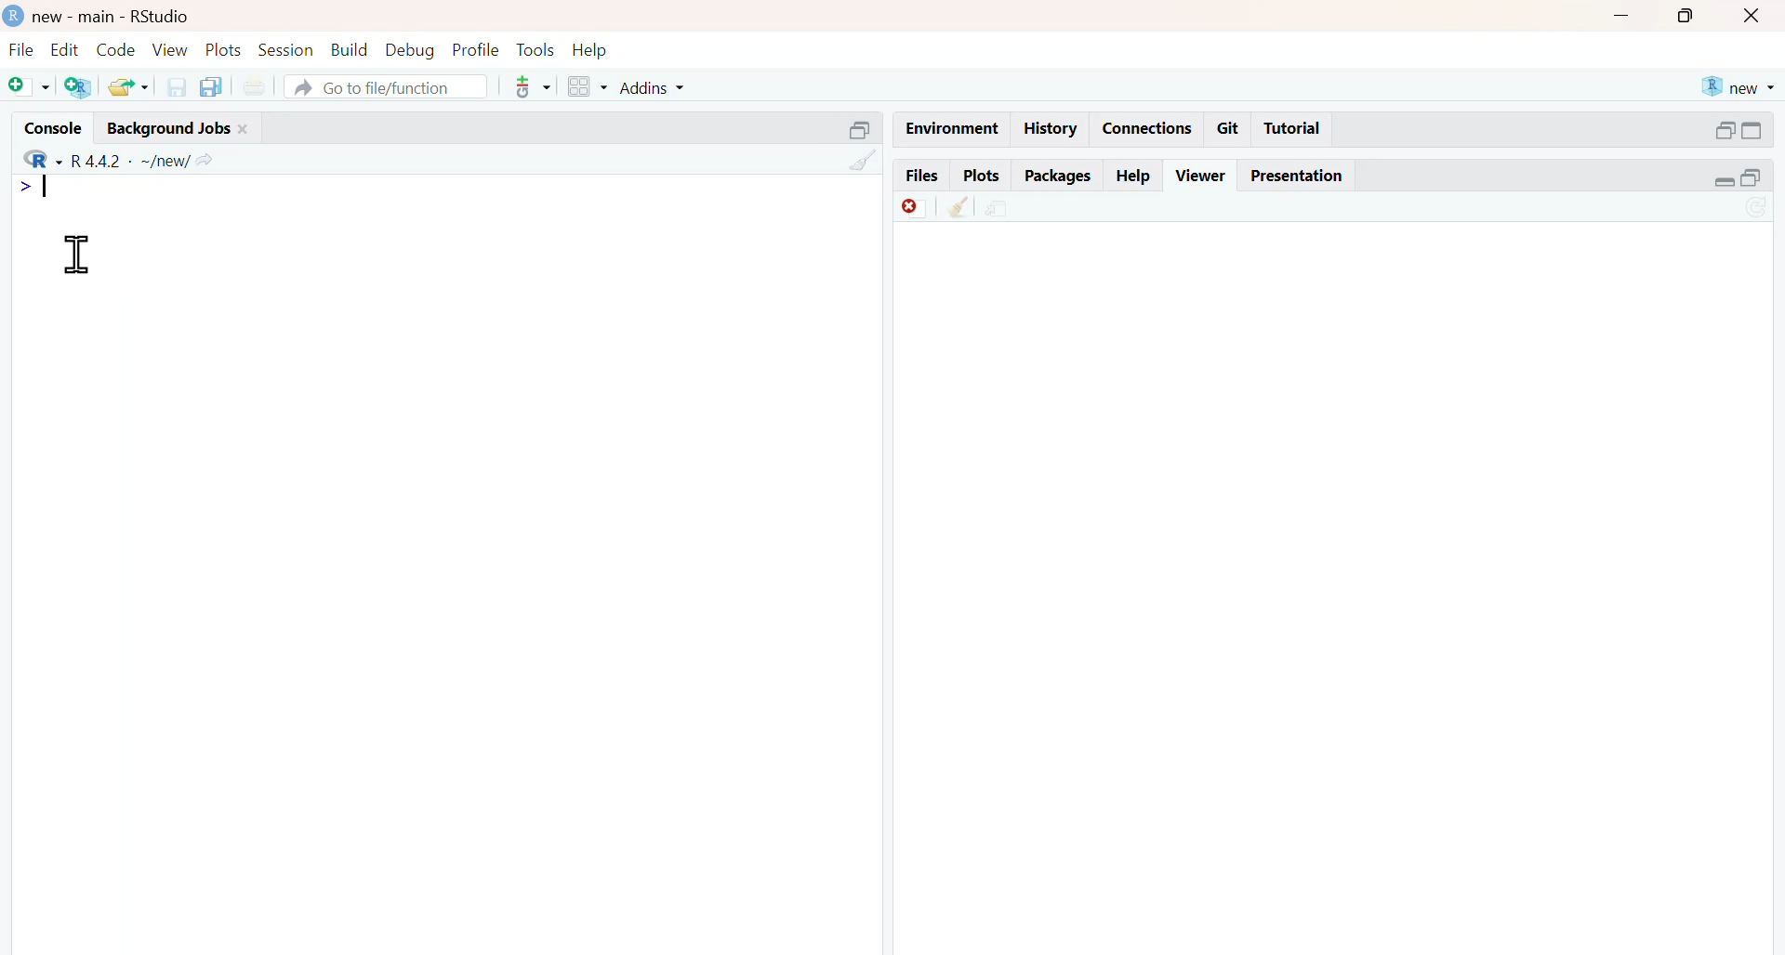 The width and height of the screenshot is (1785, 955). What do you see at coordinates (1685, 15) in the screenshot?
I see `maximise` at bounding box center [1685, 15].